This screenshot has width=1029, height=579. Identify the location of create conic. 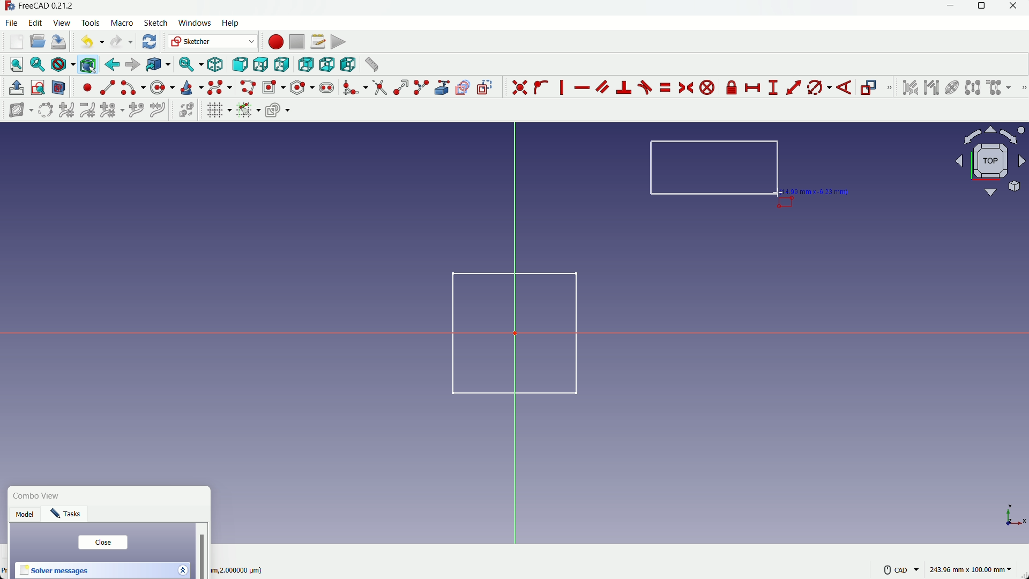
(191, 87).